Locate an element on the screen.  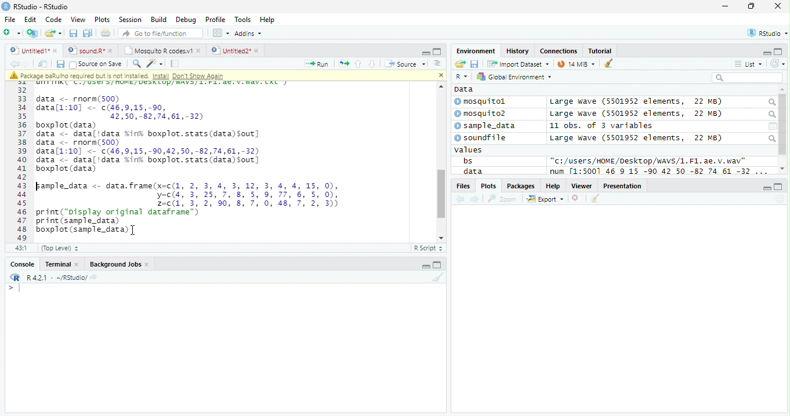
Untitied1* is located at coordinates (34, 50).